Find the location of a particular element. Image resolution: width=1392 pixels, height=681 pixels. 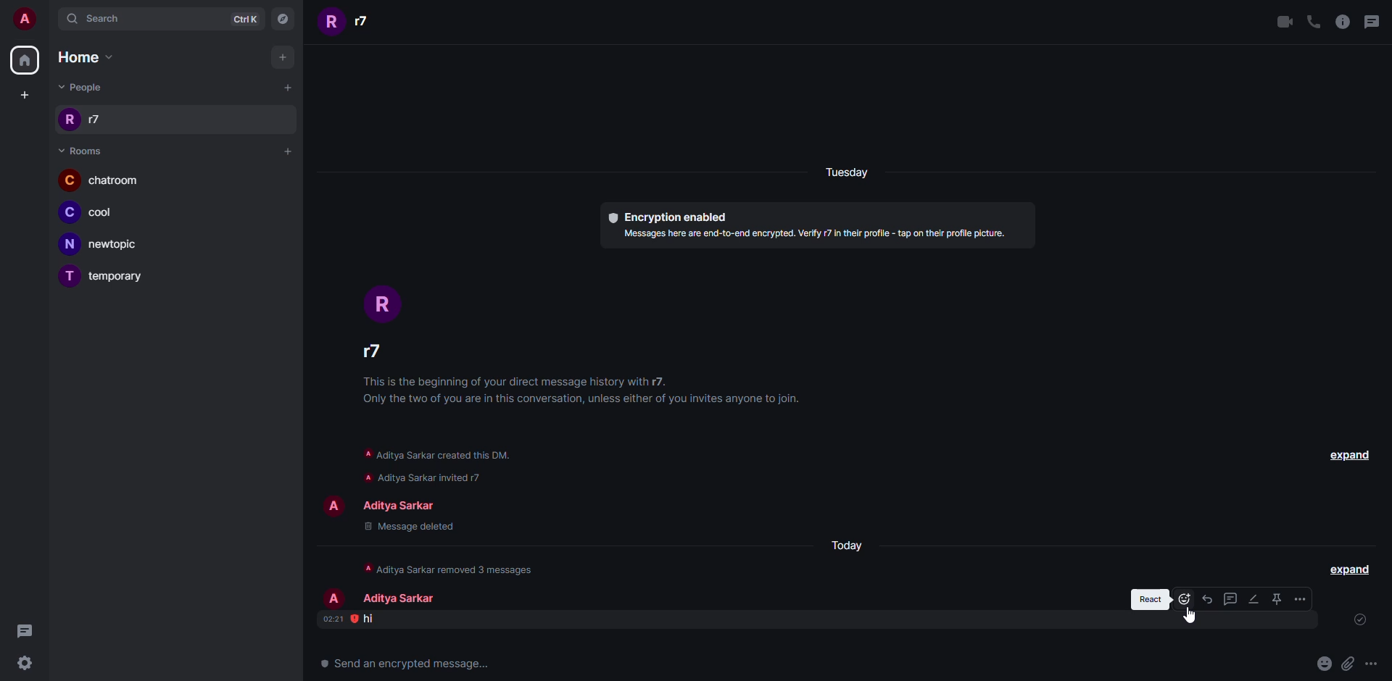

room is located at coordinates (118, 277).